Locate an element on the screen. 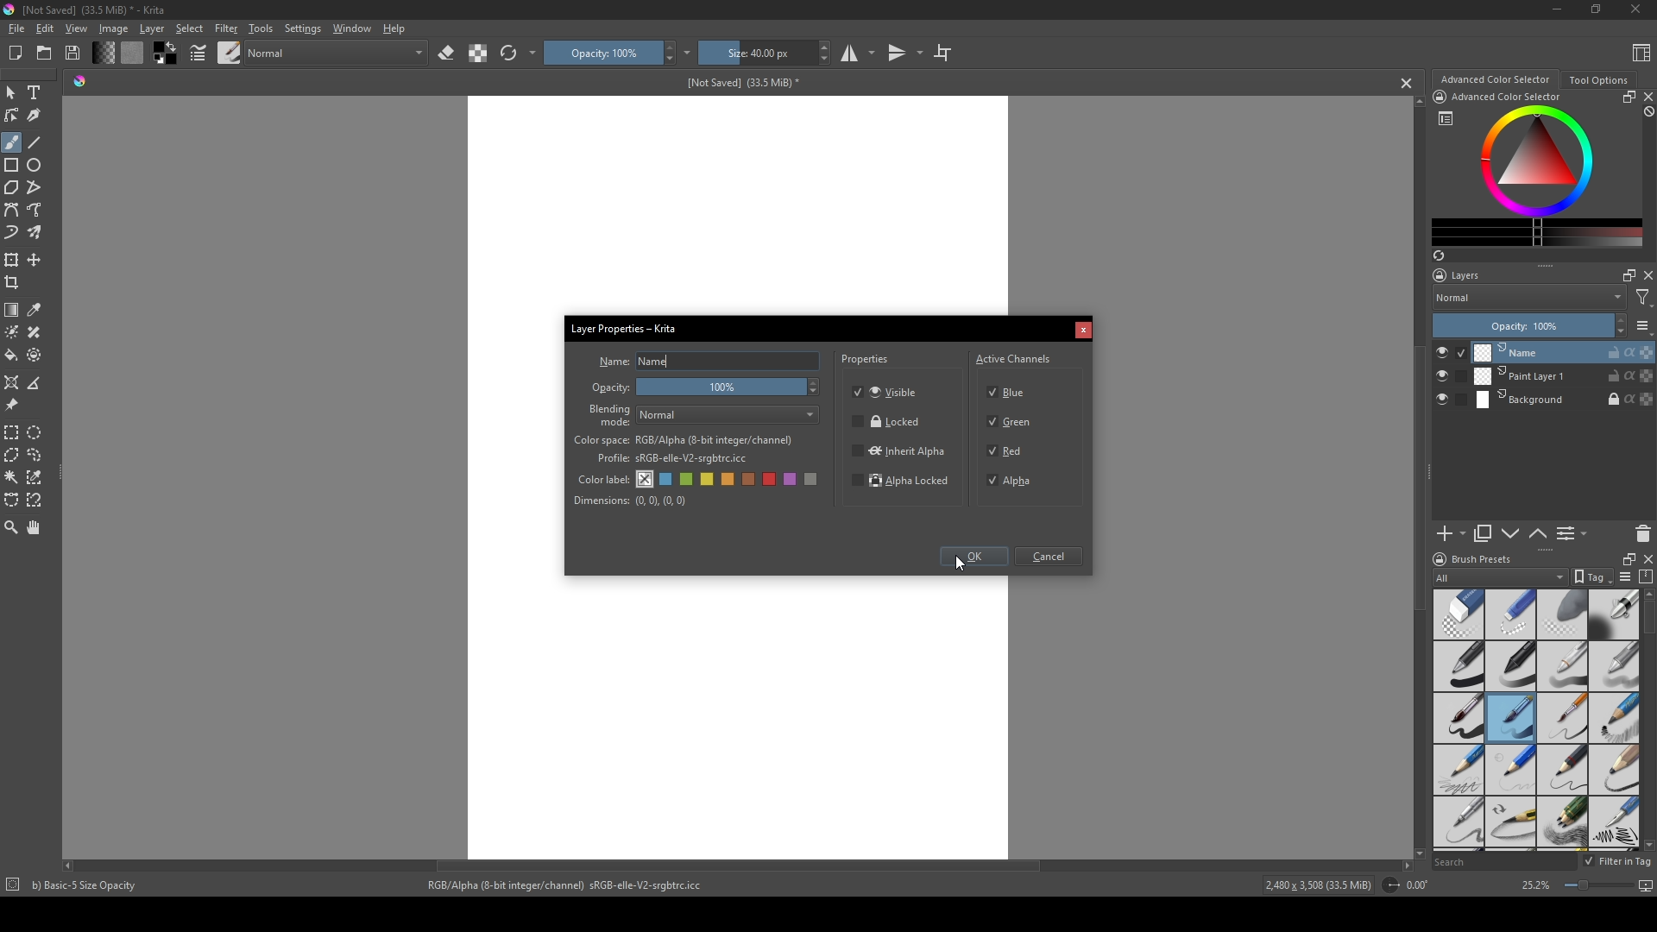  Advanced Color Selector is located at coordinates (1507, 98).